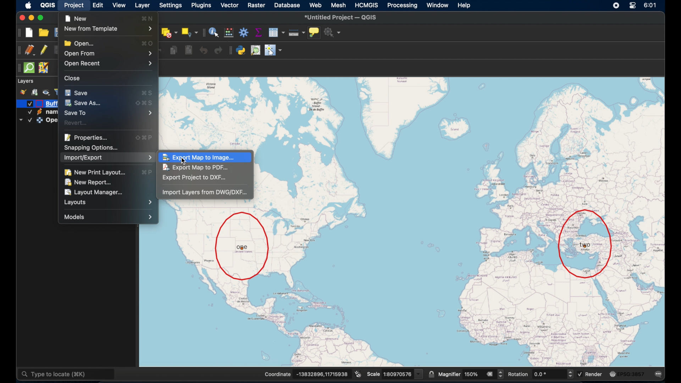 This screenshot has width=681, height=383. I want to click on control center, so click(633, 5).